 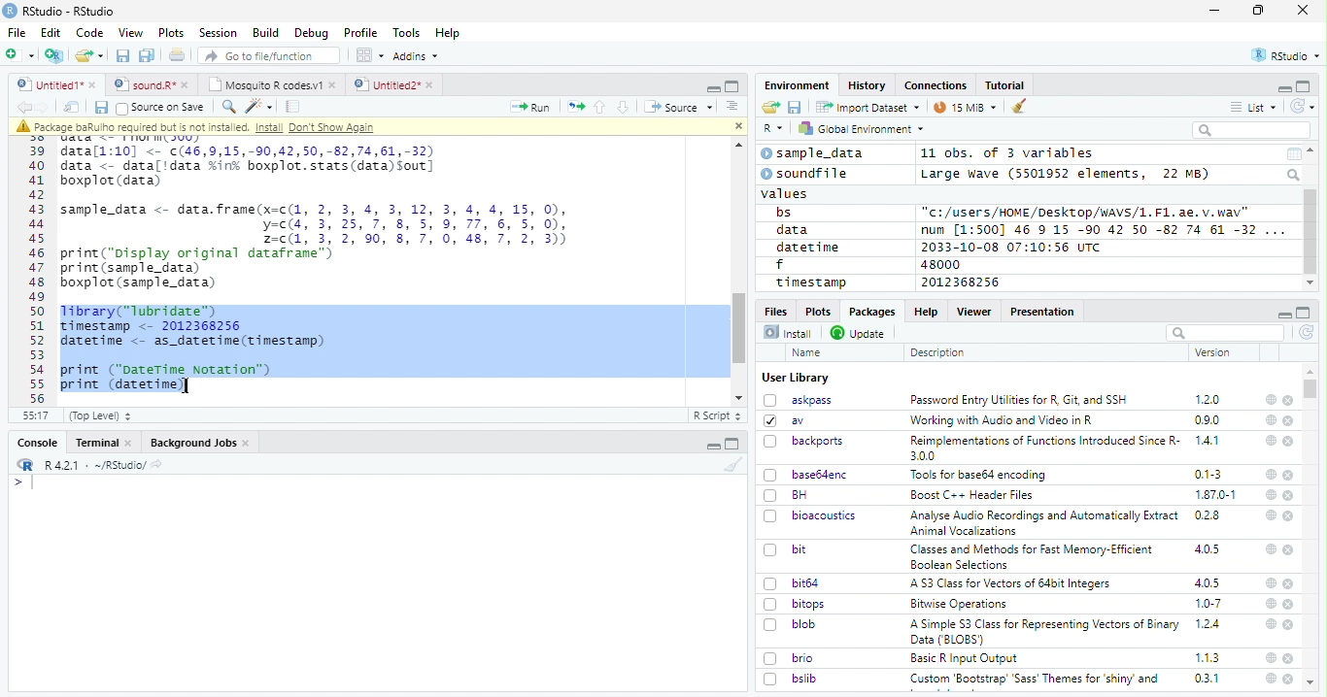 What do you see at coordinates (370, 55) in the screenshot?
I see `Workspace panes` at bounding box center [370, 55].